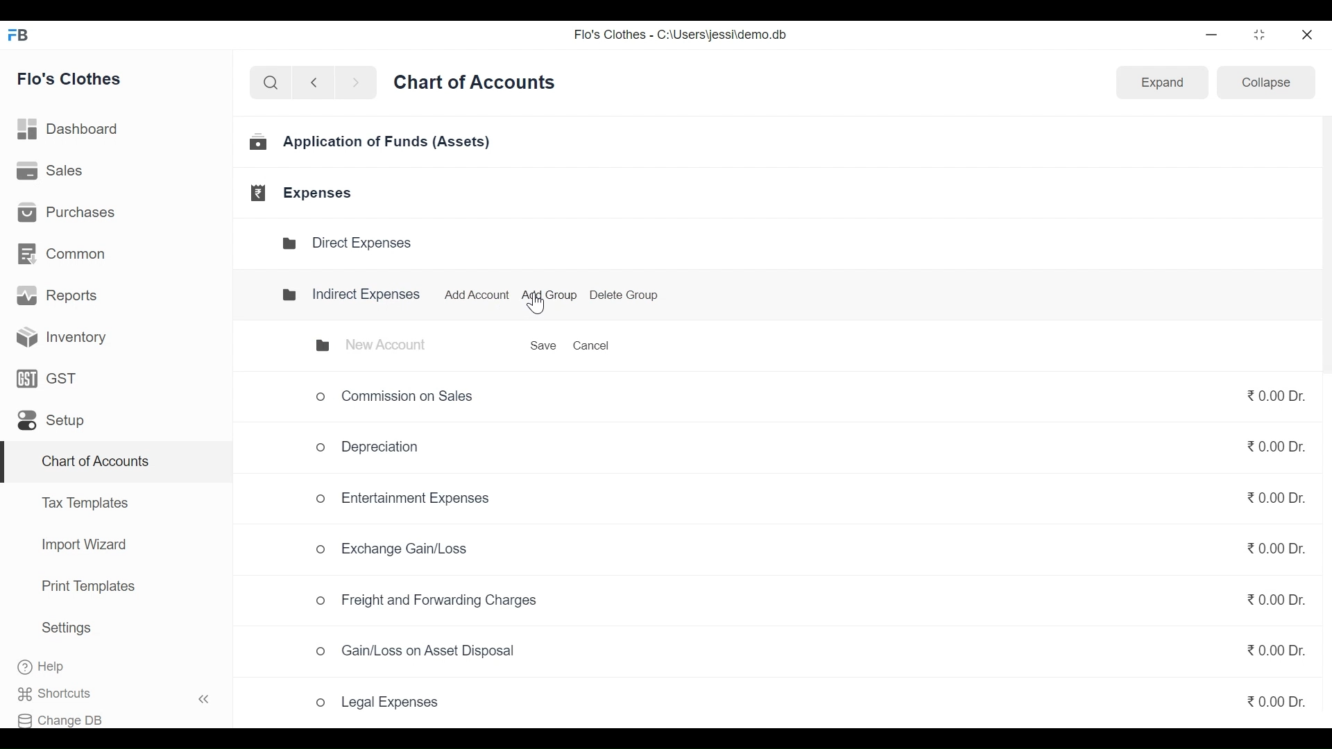 This screenshot has width=1332, height=749. Describe the element at coordinates (122, 694) in the screenshot. I see `Shortcuts` at that location.